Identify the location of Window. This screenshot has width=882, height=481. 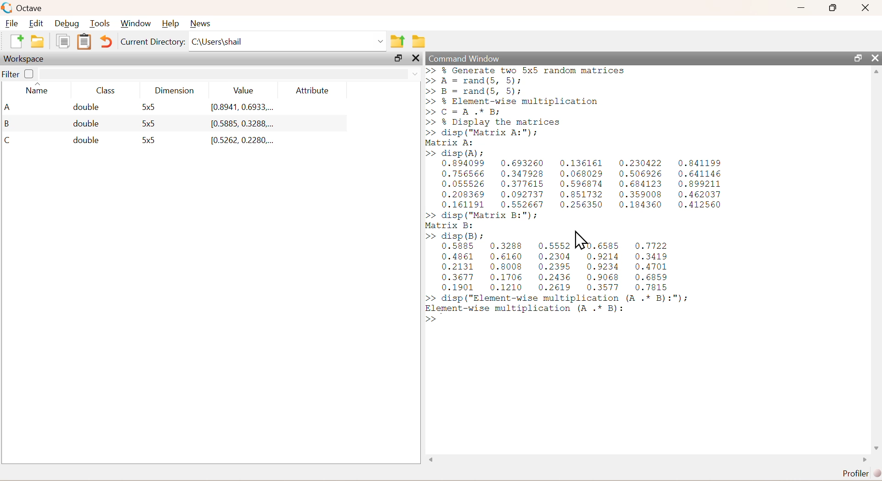
(137, 22).